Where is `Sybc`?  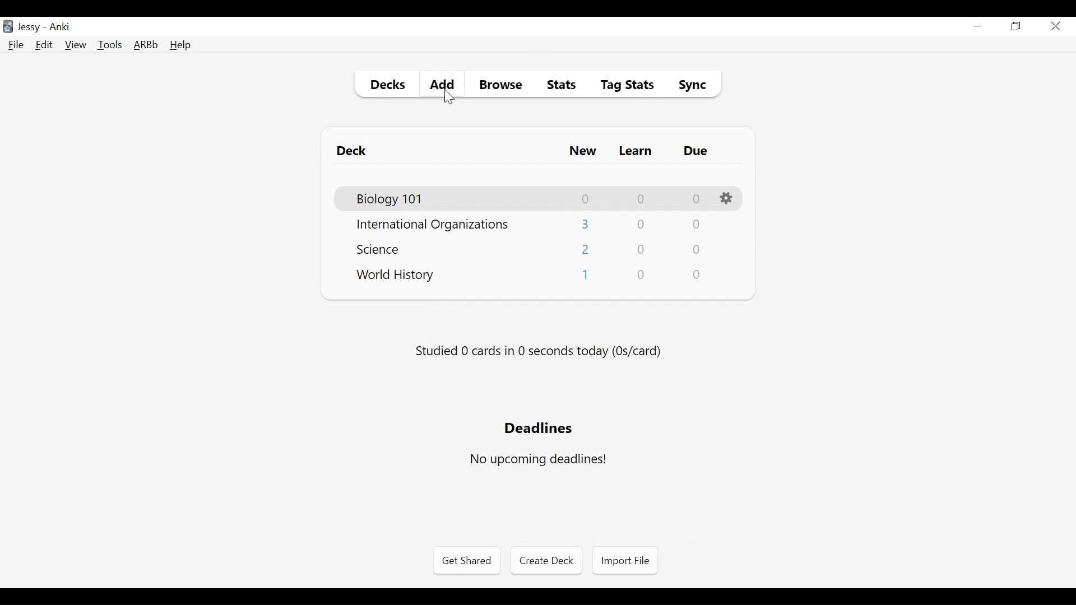
Sybc is located at coordinates (688, 86).